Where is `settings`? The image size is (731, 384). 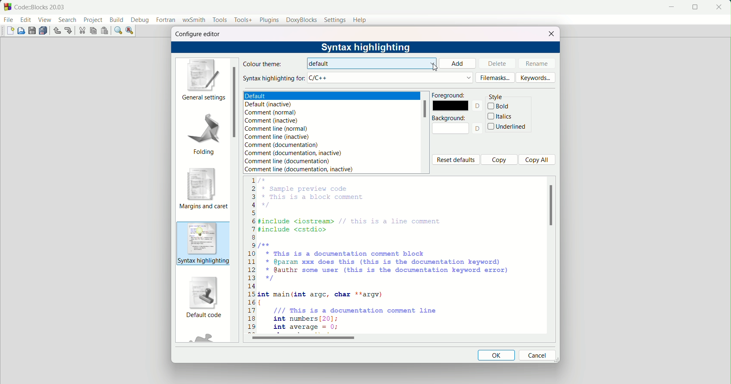
settings is located at coordinates (335, 20).